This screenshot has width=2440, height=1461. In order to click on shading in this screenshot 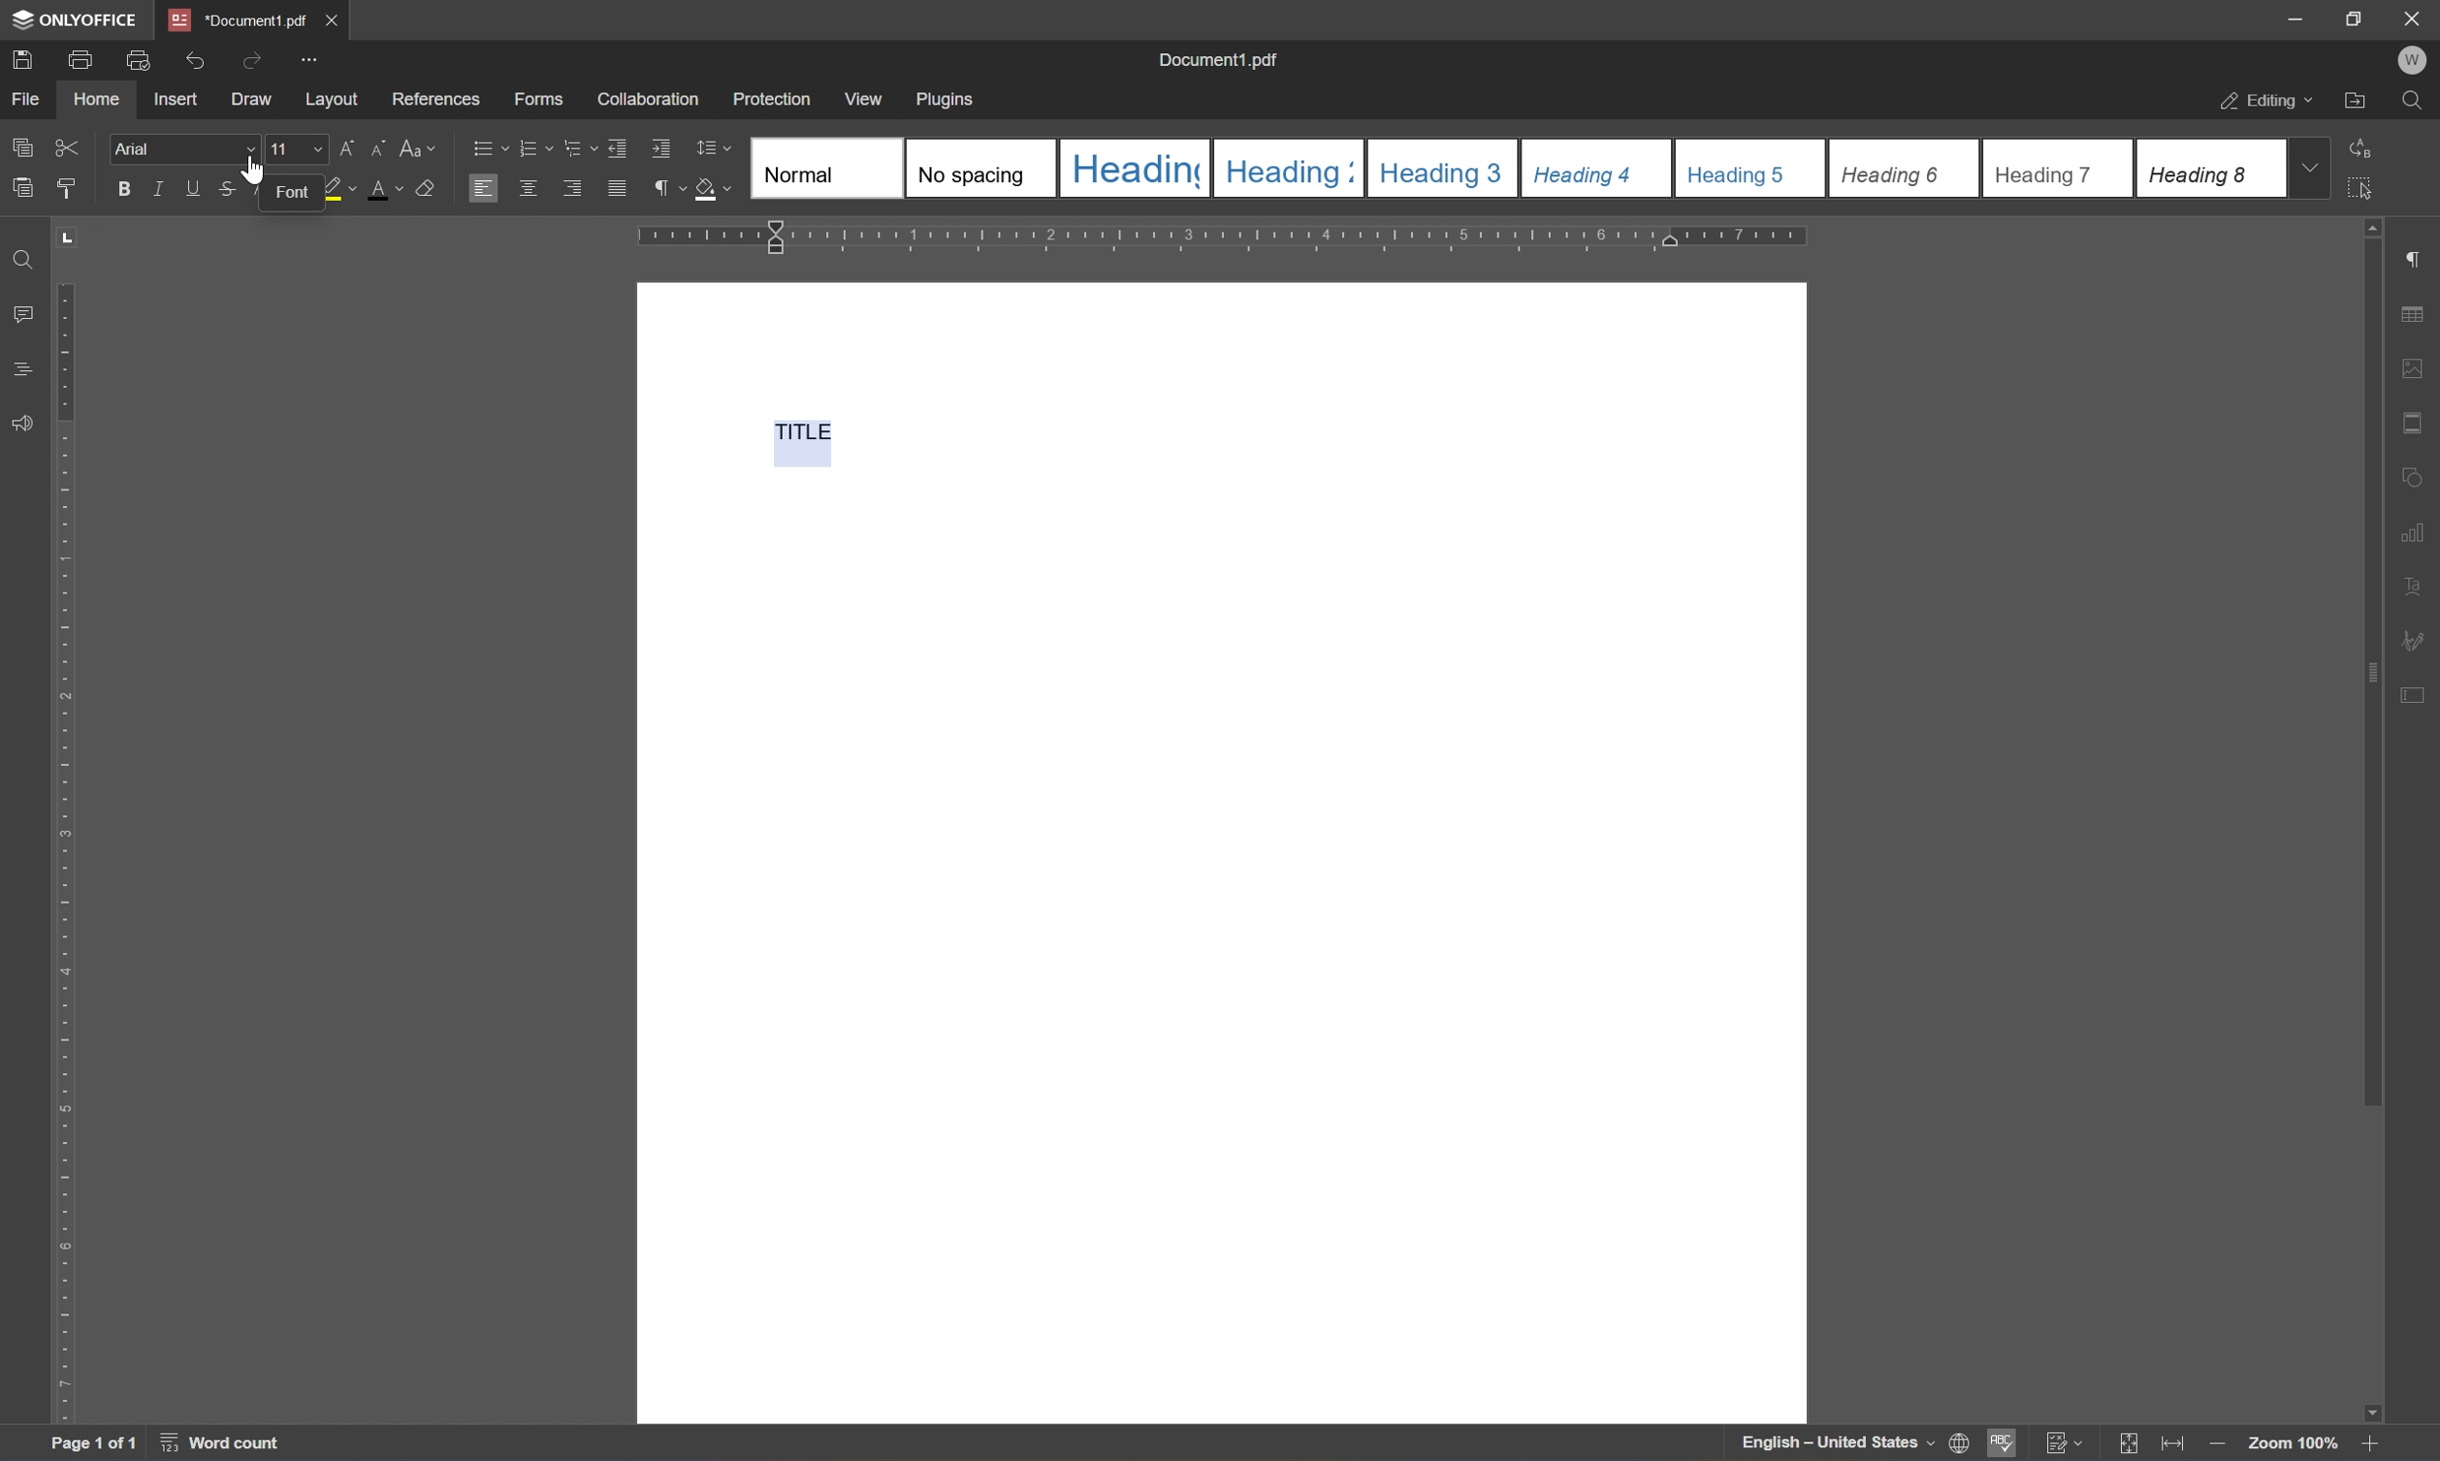, I will do `click(716, 189)`.